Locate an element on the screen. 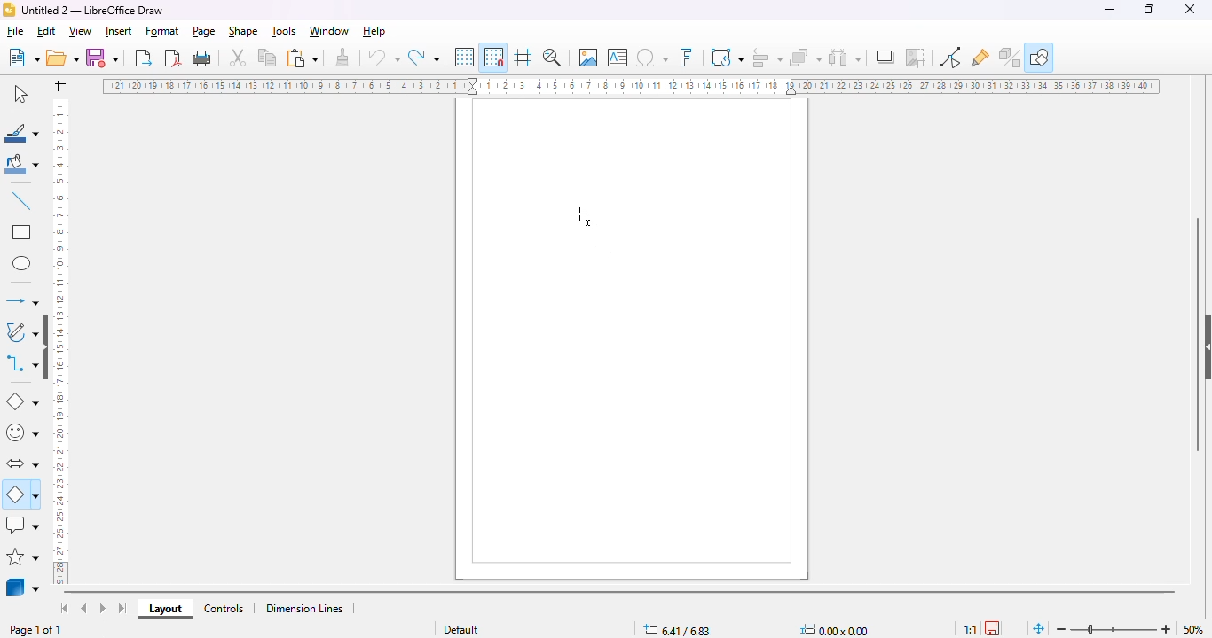  simple shapes is located at coordinates (23, 432).